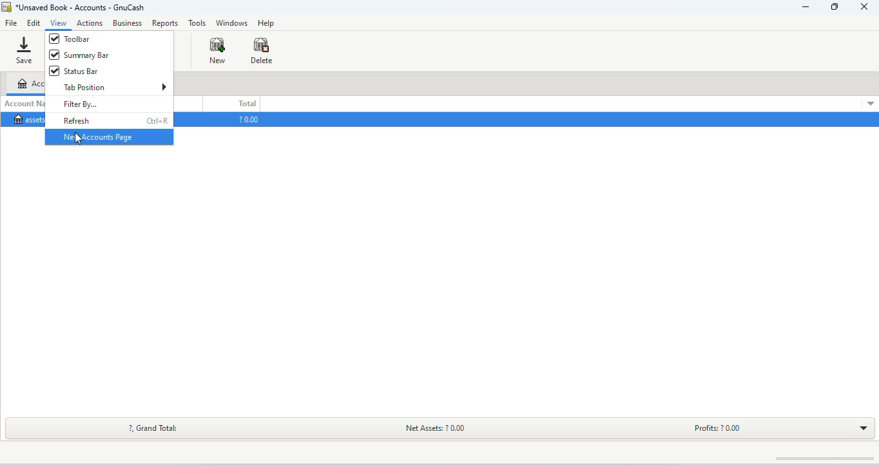  Describe the element at coordinates (446, 427) in the screenshot. I see `net assets: ? 0.00` at that location.